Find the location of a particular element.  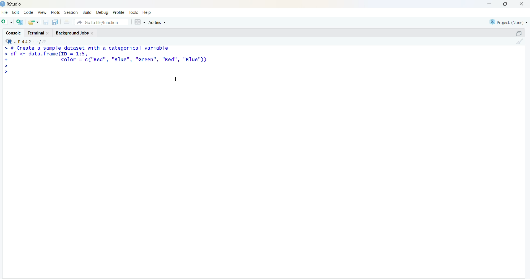

addins is located at coordinates (158, 23).